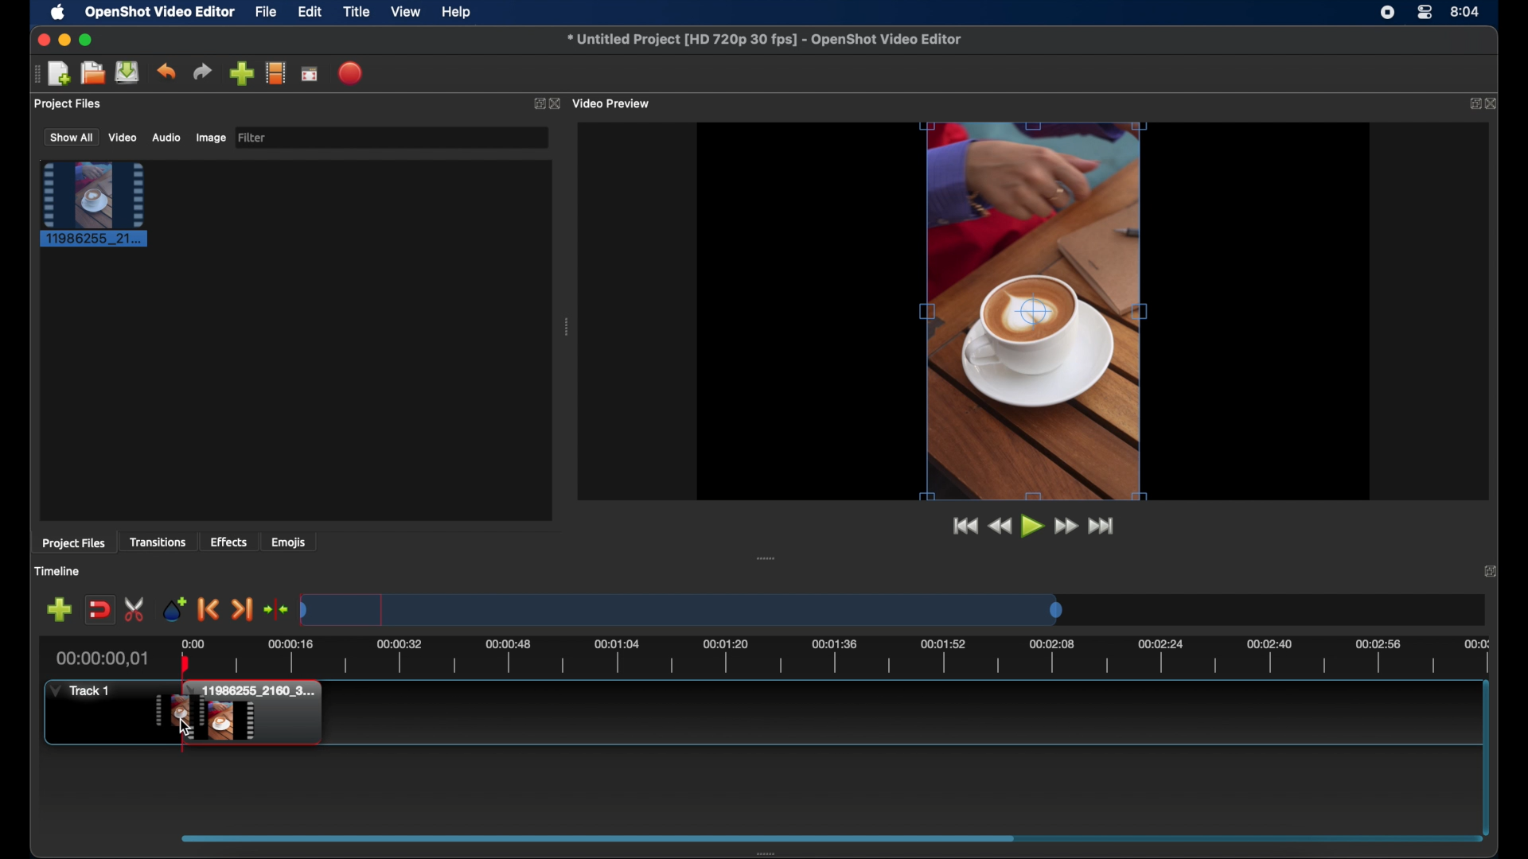 The image size is (1528, 859). Describe the element at coordinates (596, 836) in the screenshot. I see `scroll box` at that location.